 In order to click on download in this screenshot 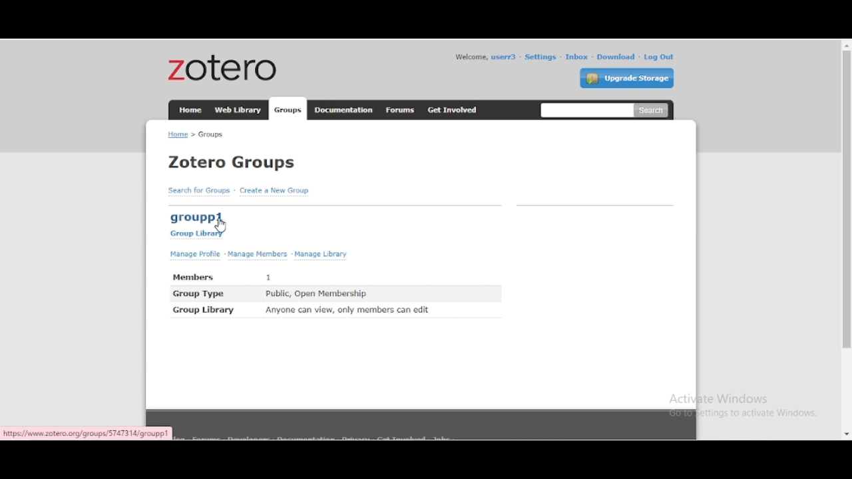, I will do `click(616, 57)`.